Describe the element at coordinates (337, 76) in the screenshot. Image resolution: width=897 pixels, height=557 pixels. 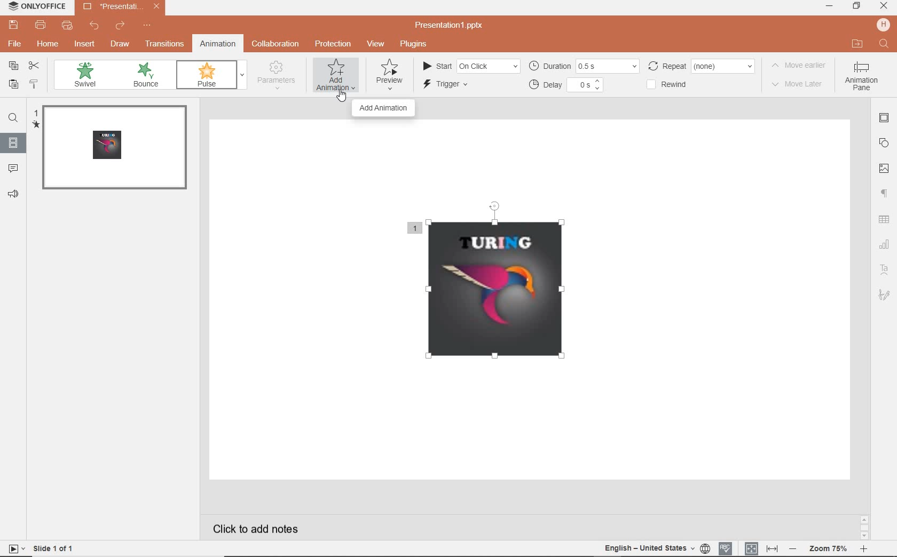
I see `add animation` at that location.